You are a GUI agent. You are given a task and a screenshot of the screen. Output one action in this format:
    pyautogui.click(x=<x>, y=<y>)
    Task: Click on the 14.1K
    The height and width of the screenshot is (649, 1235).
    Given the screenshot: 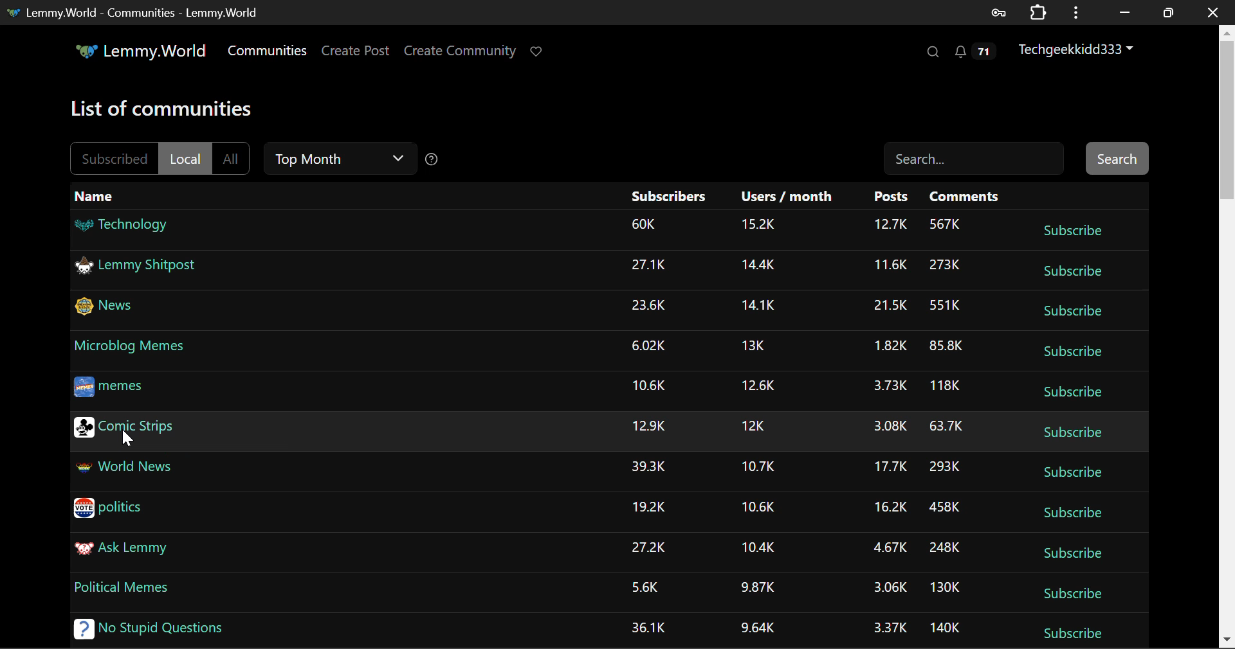 What is the action you would take?
    pyautogui.click(x=760, y=305)
    